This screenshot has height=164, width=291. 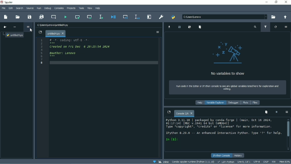 I want to click on CRLF, so click(x=266, y=162).